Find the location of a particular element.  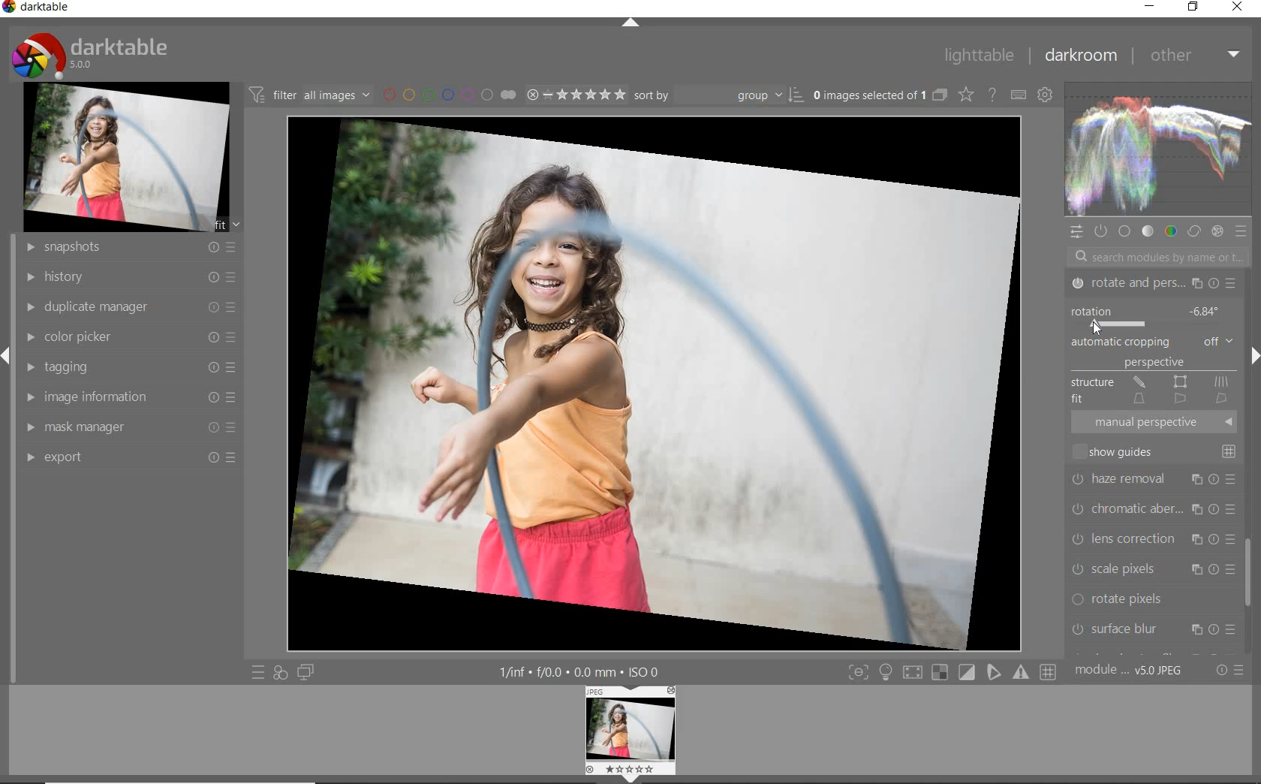

show only active module is located at coordinates (1100, 230).